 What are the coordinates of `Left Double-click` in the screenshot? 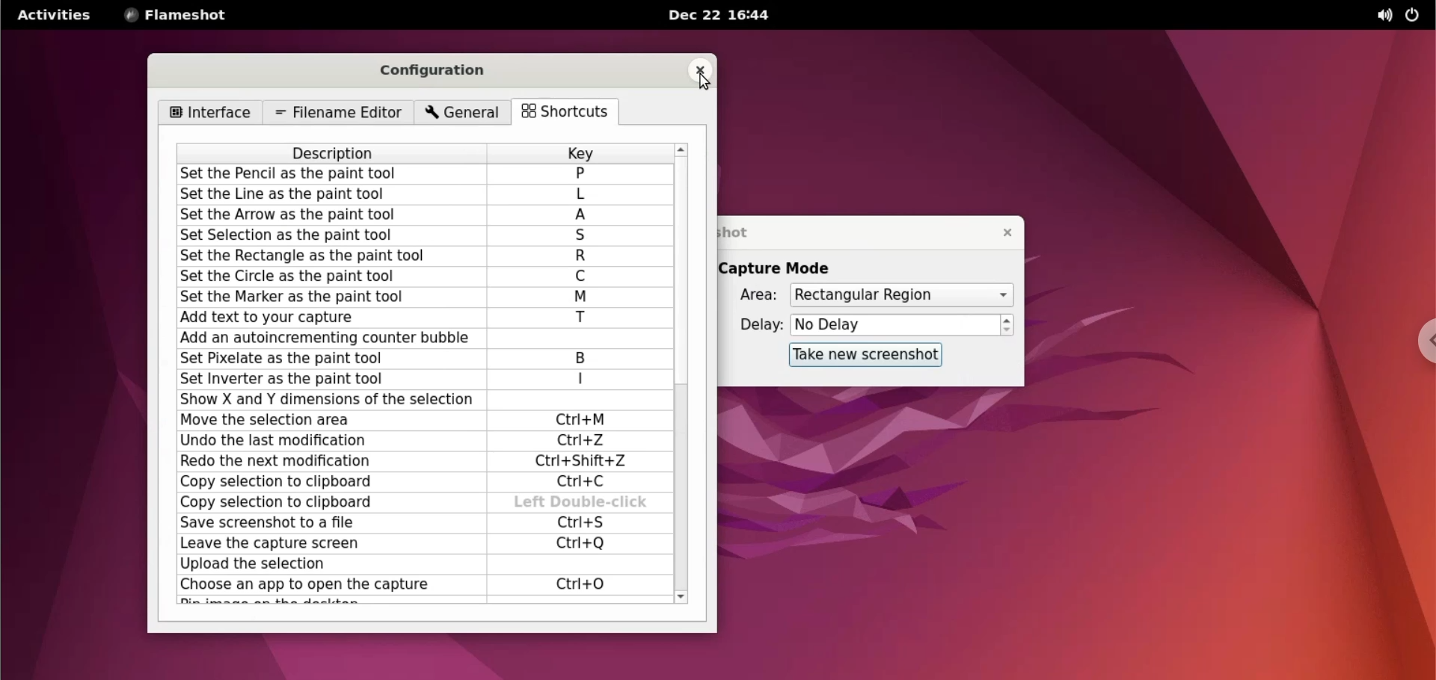 It's located at (581, 503).